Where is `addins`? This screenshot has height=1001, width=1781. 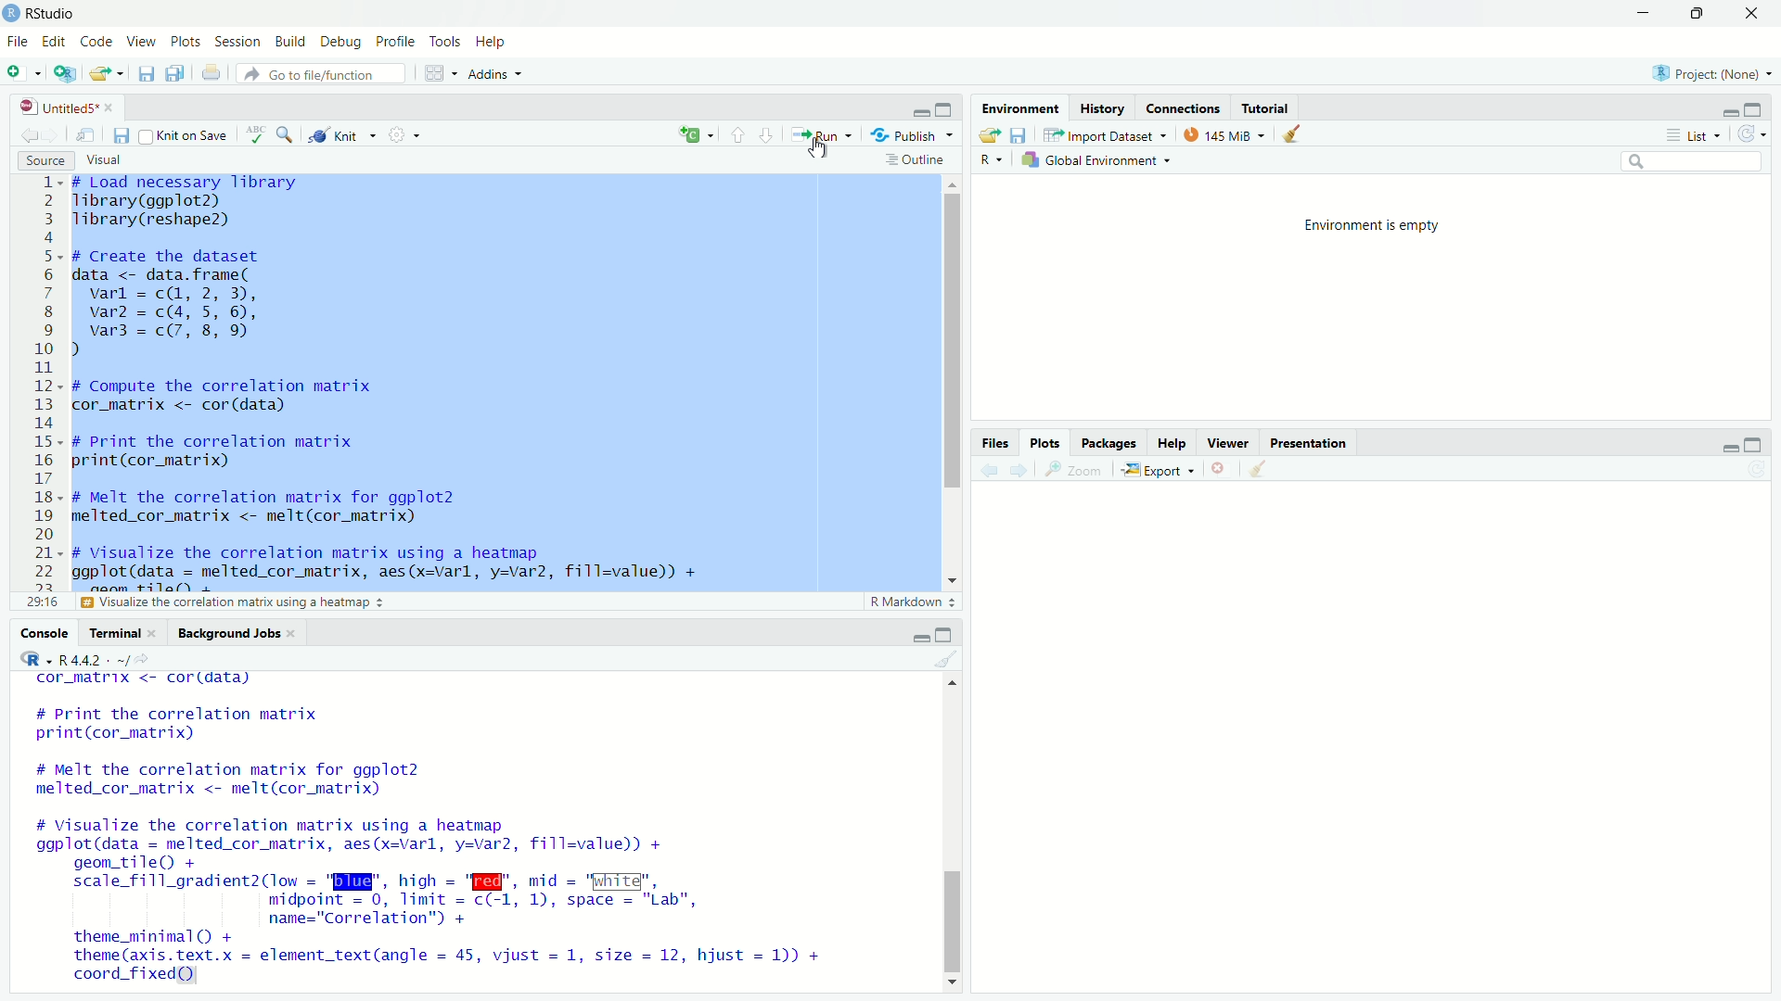
addins is located at coordinates (495, 73).